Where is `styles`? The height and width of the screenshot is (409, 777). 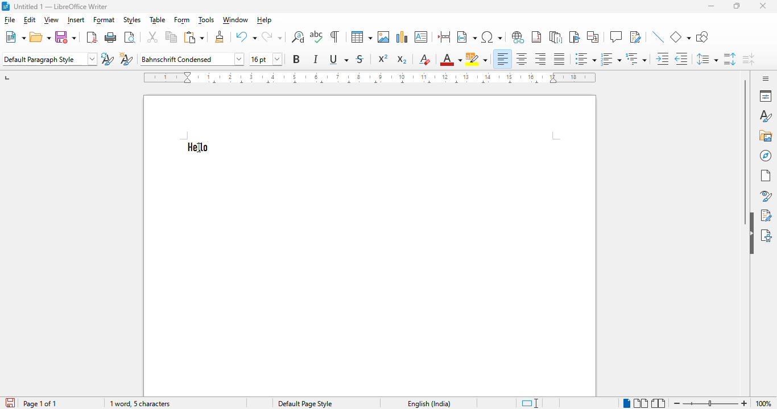 styles is located at coordinates (131, 20).